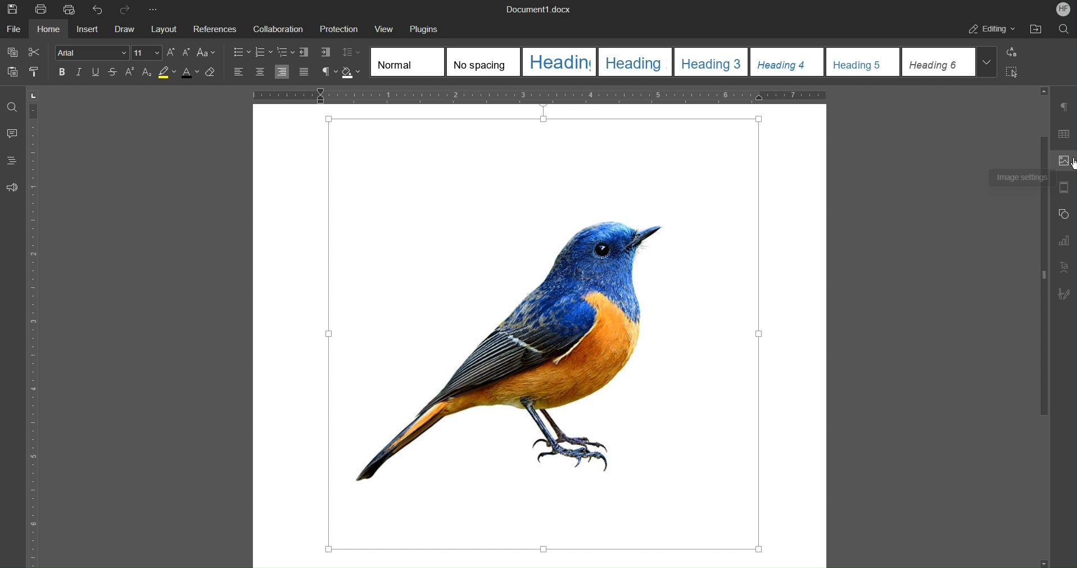 This screenshot has width=1077, height=568. Describe the element at coordinates (171, 52) in the screenshot. I see `Increase Font Size` at that location.